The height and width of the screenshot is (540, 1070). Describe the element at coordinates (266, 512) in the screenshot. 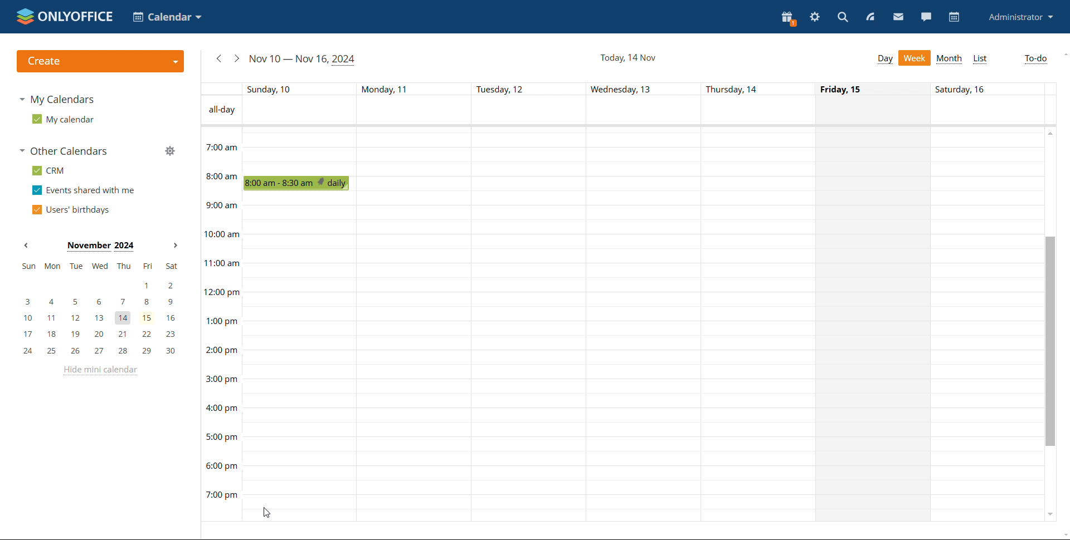

I see `cursor` at that location.